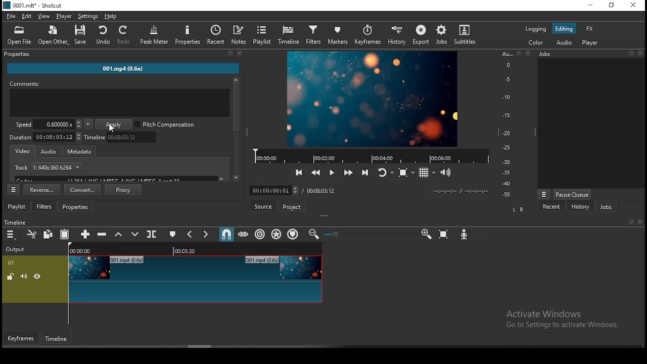 The height and width of the screenshot is (364, 647). Describe the element at coordinates (244, 235) in the screenshot. I see `scrub while dragging` at that location.